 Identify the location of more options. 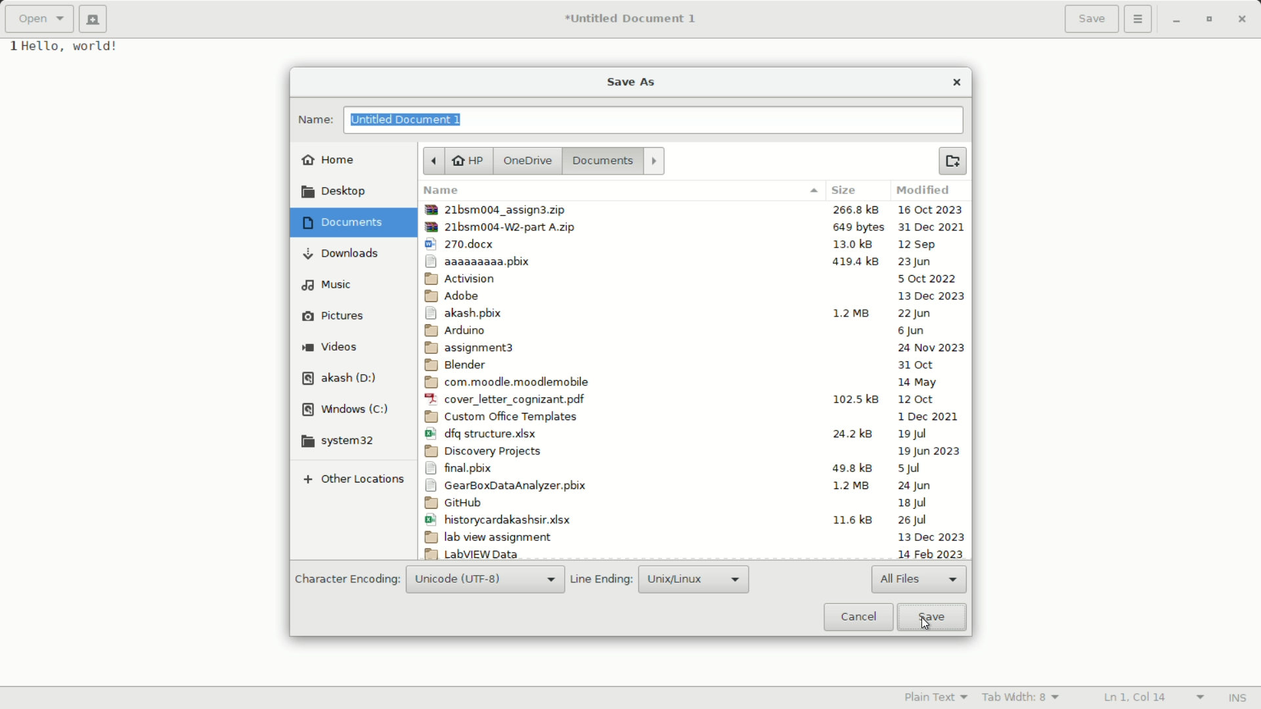
(1138, 19).